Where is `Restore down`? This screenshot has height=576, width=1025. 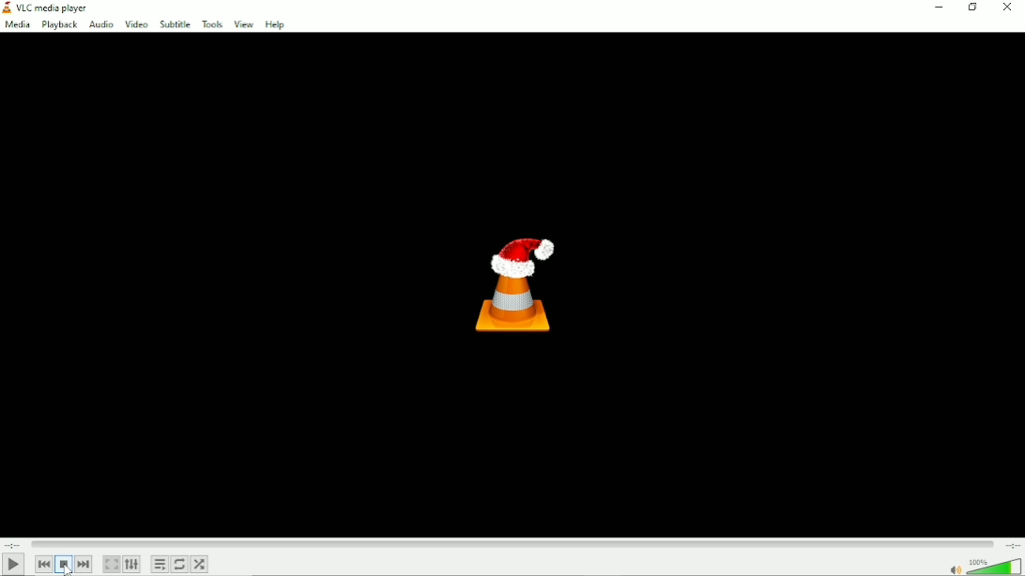
Restore down is located at coordinates (971, 8).